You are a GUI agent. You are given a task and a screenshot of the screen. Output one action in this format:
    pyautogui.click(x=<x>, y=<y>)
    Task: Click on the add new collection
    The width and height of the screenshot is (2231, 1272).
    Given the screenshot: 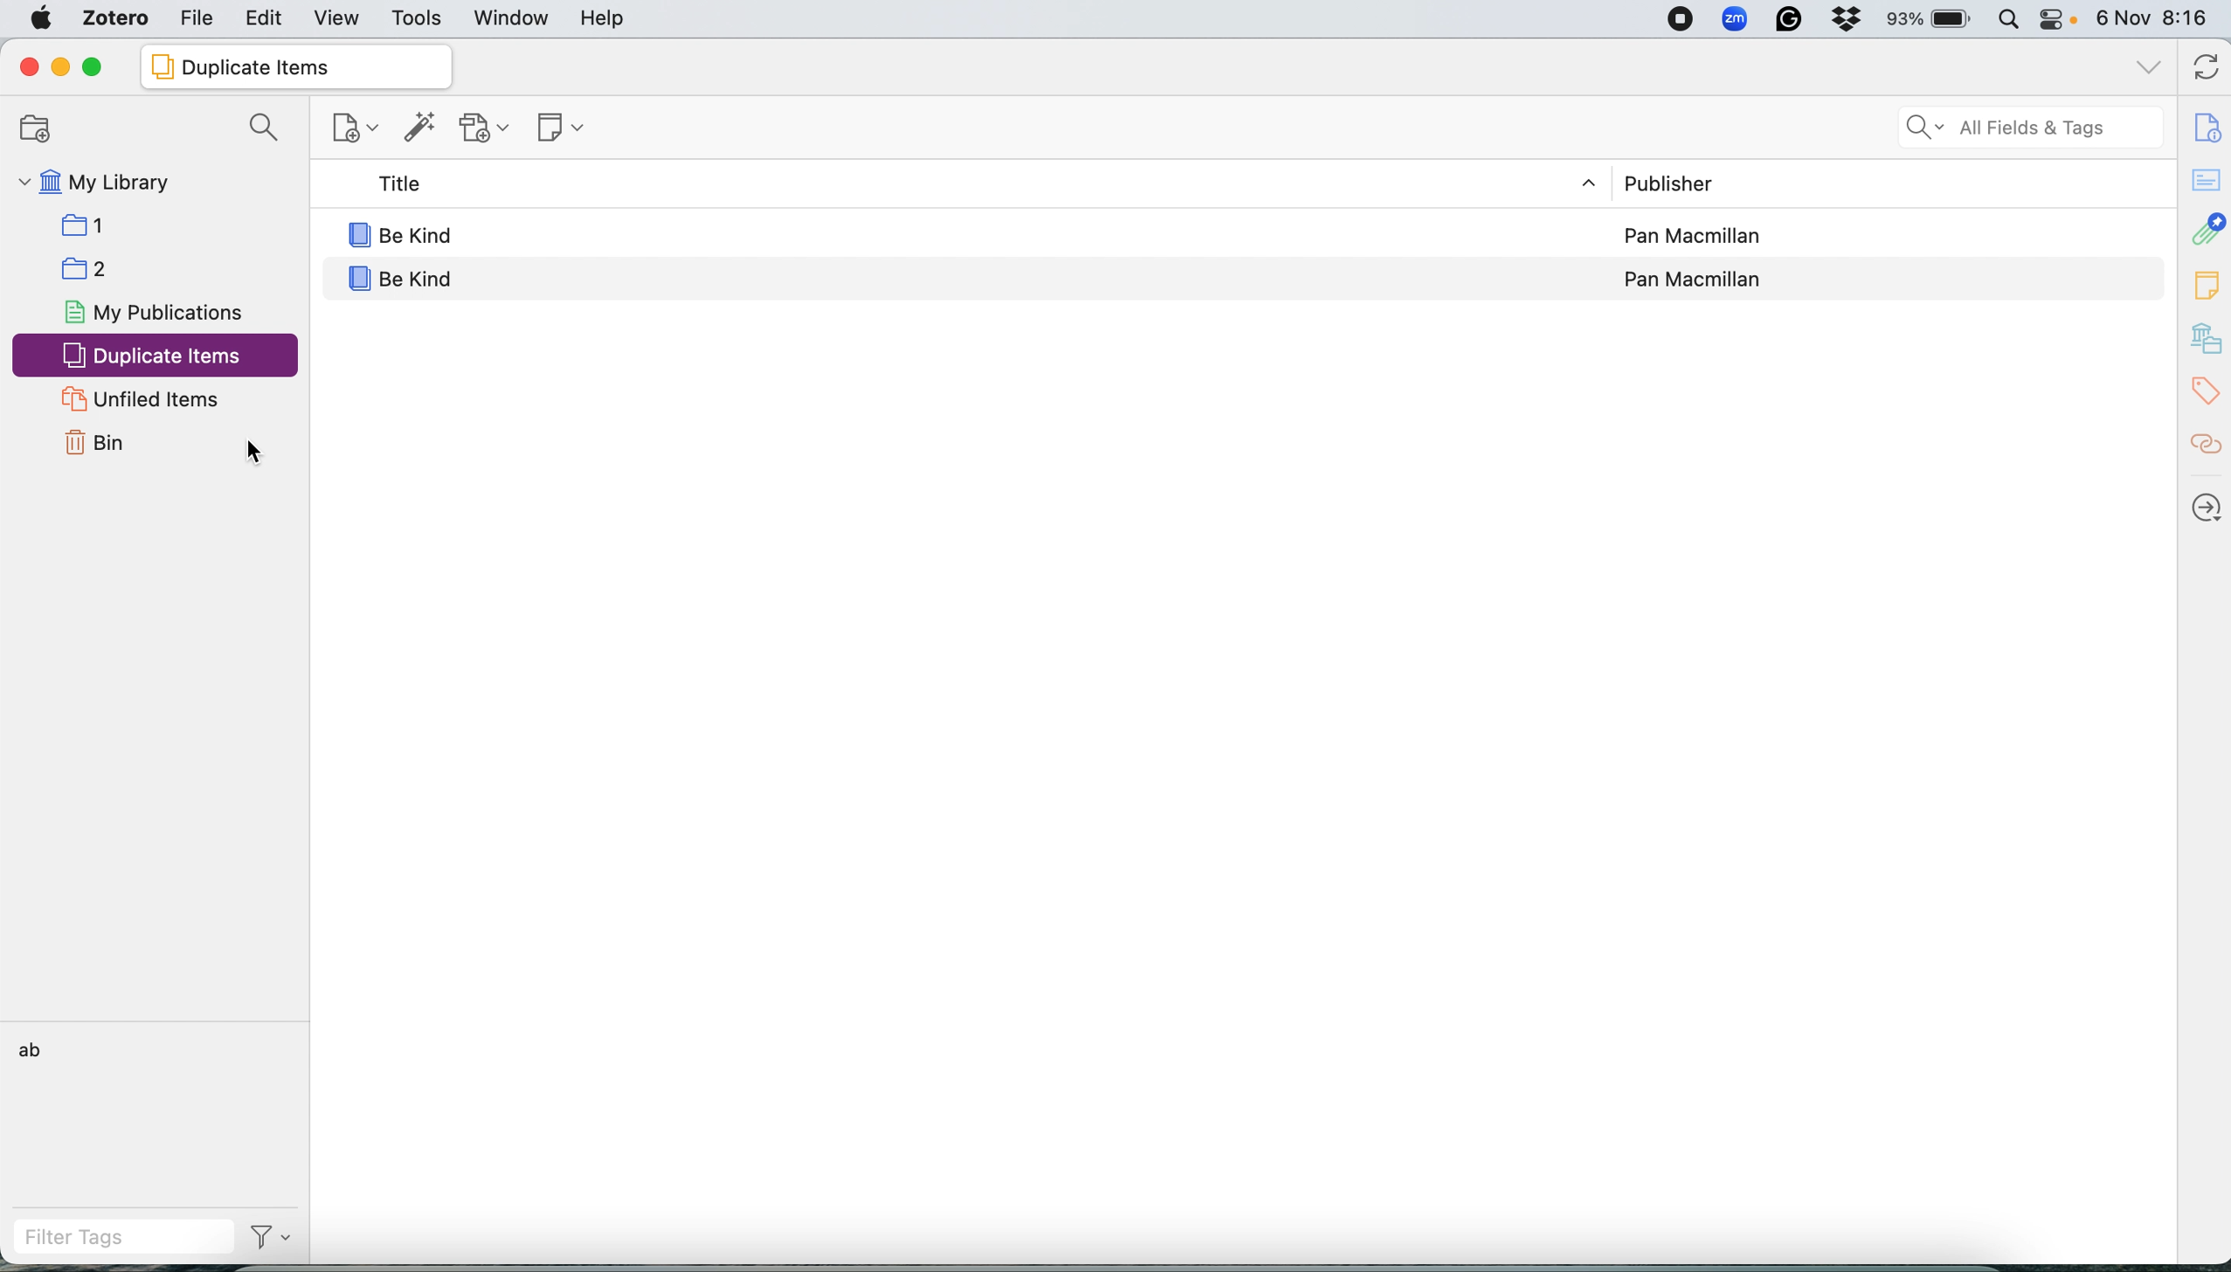 What is the action you would take?
    pyautogui.click(x=34, y=129)
    